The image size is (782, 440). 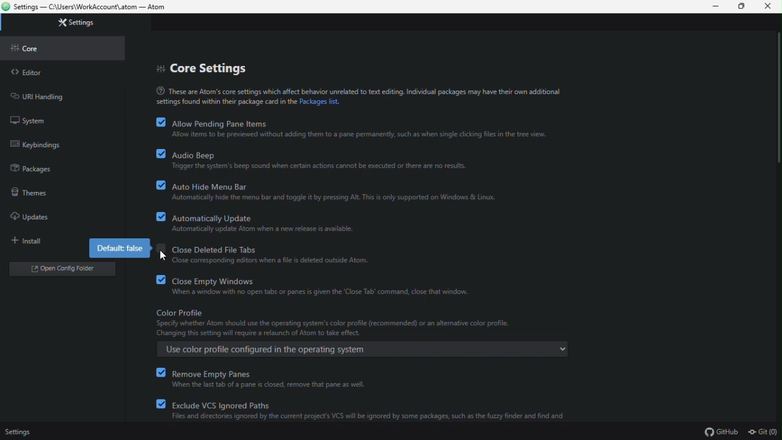 What do you see at coordinates (37, 98) in the screenshot?
I see `URL handling` at bounding box center [37, 98].